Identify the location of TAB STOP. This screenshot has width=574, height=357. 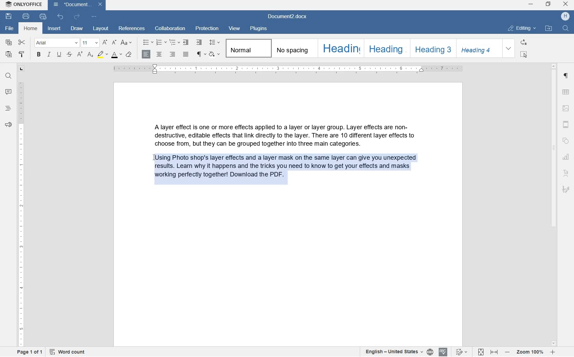
(21, 69).